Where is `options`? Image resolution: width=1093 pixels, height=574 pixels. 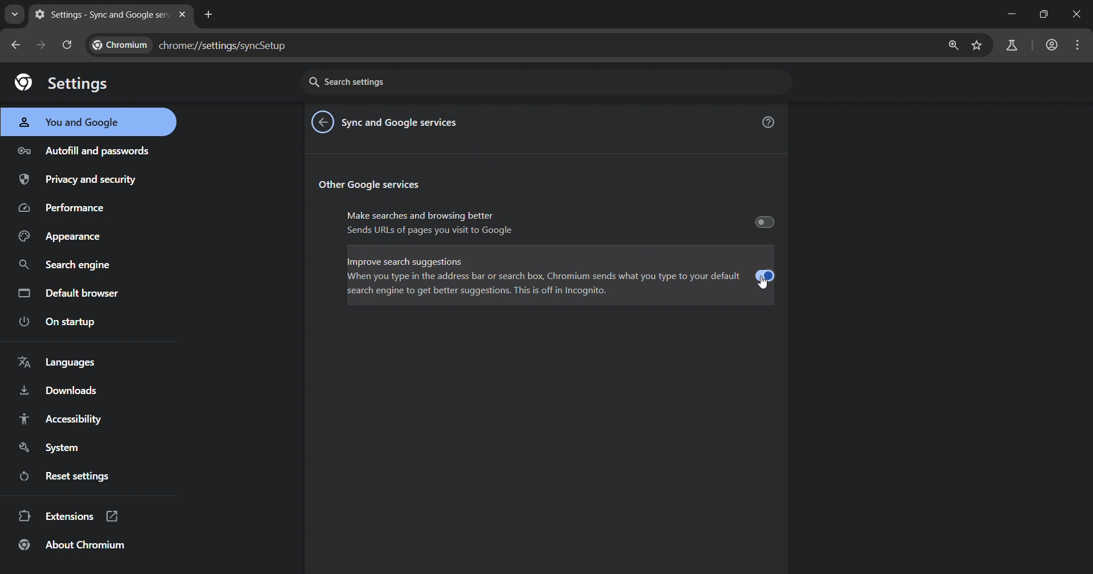 options is located at coordinates (1076, 44).